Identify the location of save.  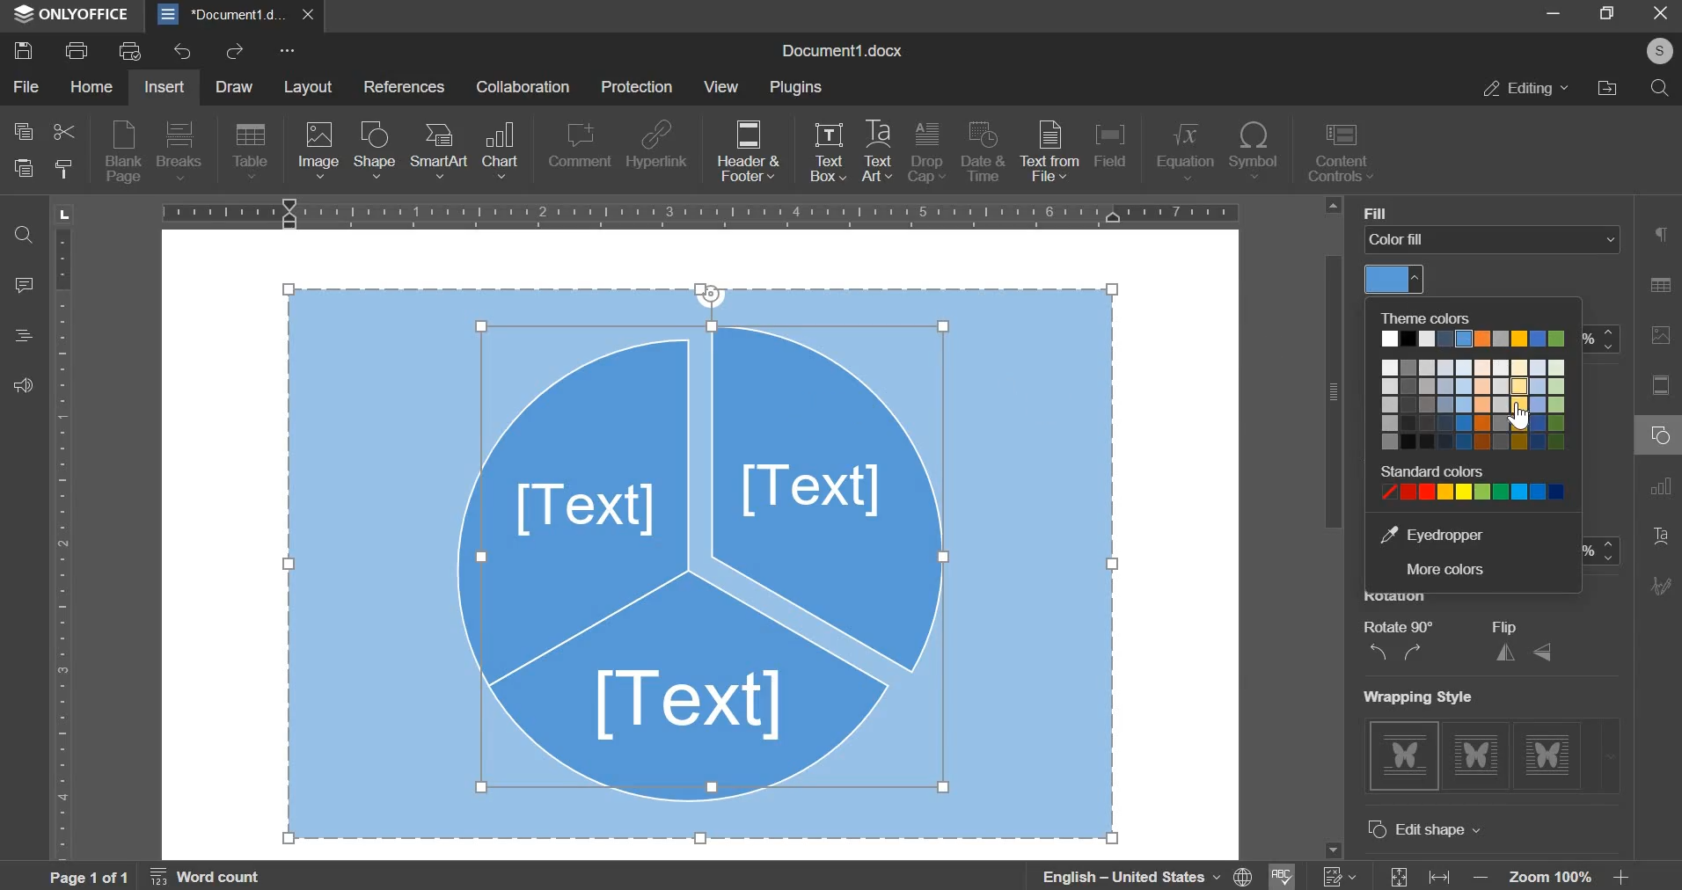
(23, 50).